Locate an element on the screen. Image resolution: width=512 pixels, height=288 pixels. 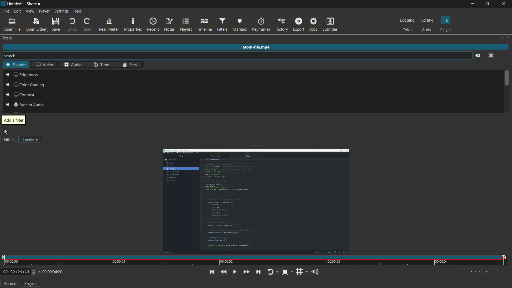
editing is located at coordinates (429, 20).